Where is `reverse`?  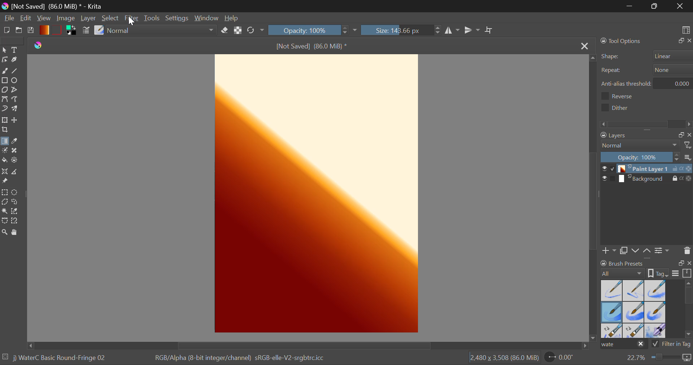
reverse is located at coordinates (625, 96).